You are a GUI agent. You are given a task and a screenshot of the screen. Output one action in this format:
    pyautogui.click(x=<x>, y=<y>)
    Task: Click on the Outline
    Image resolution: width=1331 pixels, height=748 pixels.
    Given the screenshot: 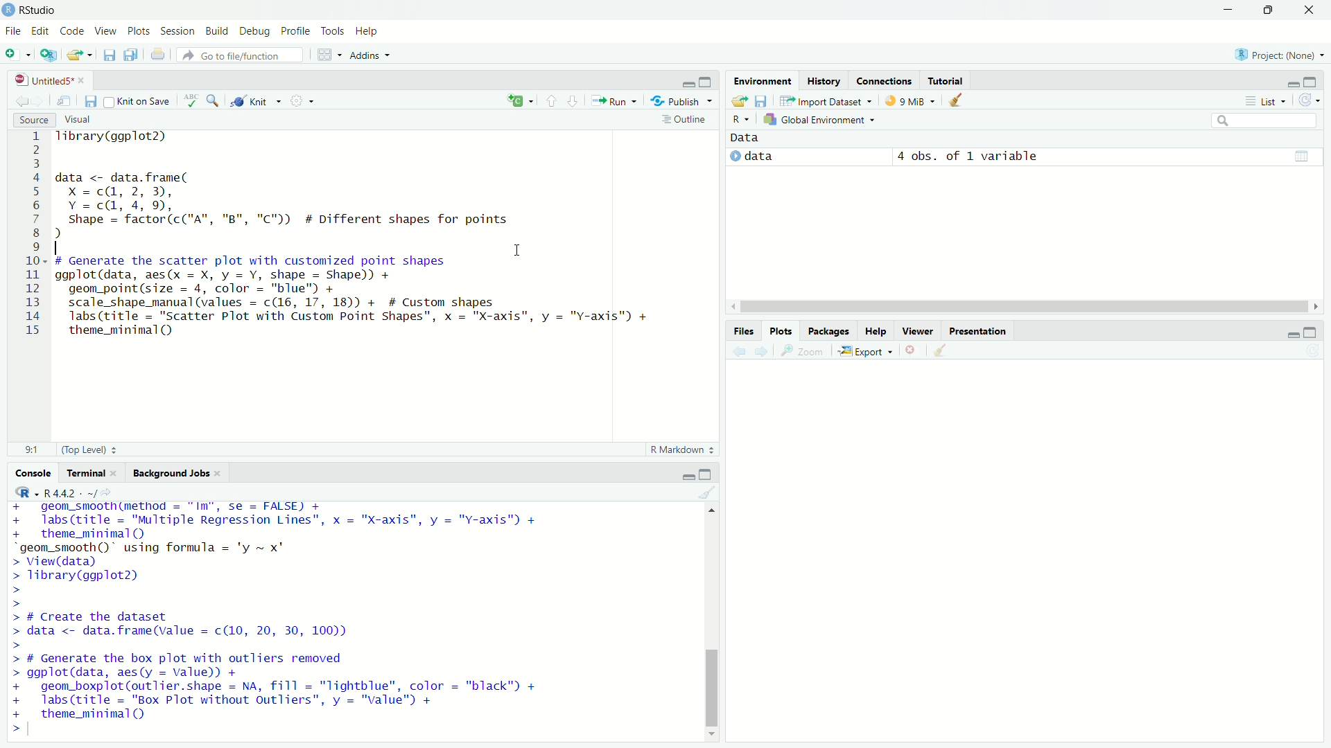 What is the action you would take?
    pyautogui.click(x=685, y=119)
    